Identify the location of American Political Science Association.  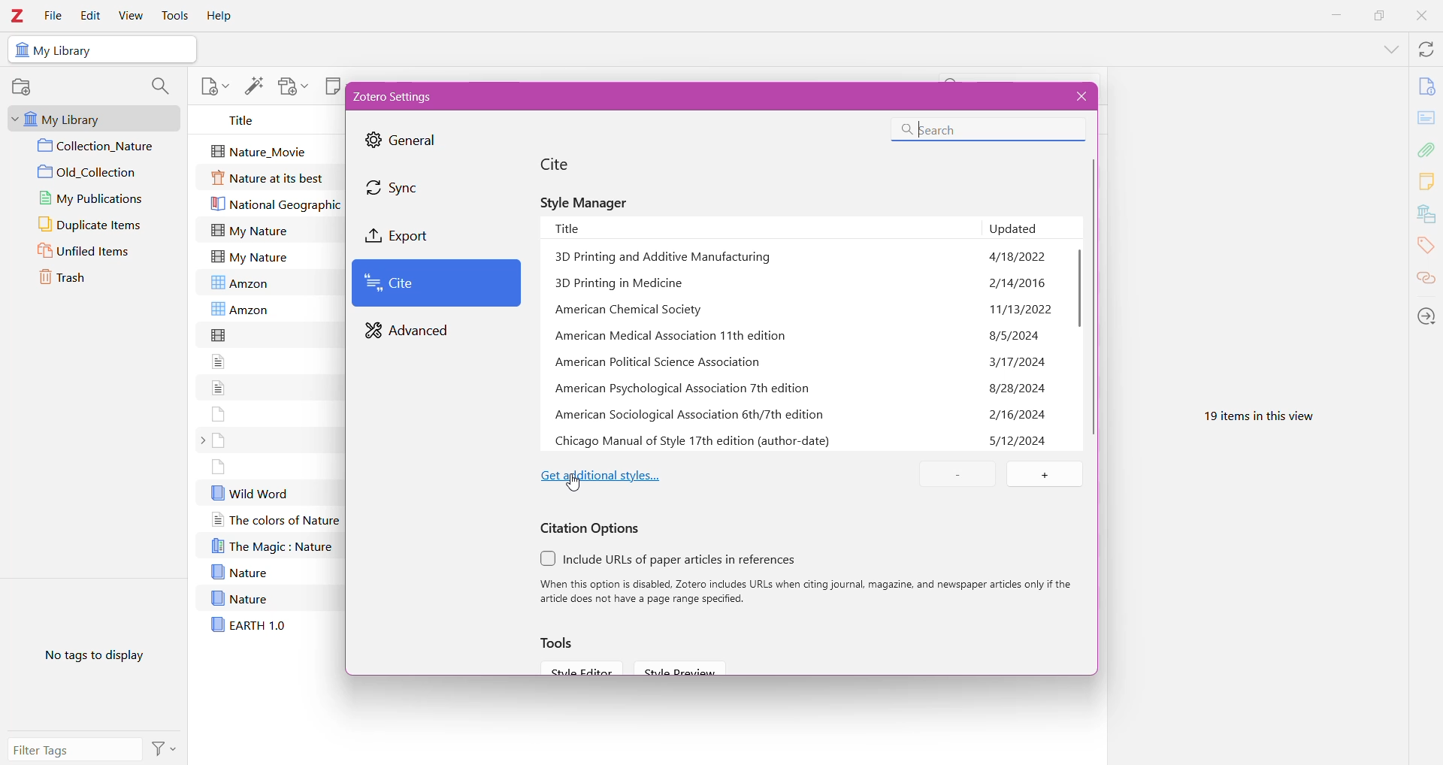
(658, 363).